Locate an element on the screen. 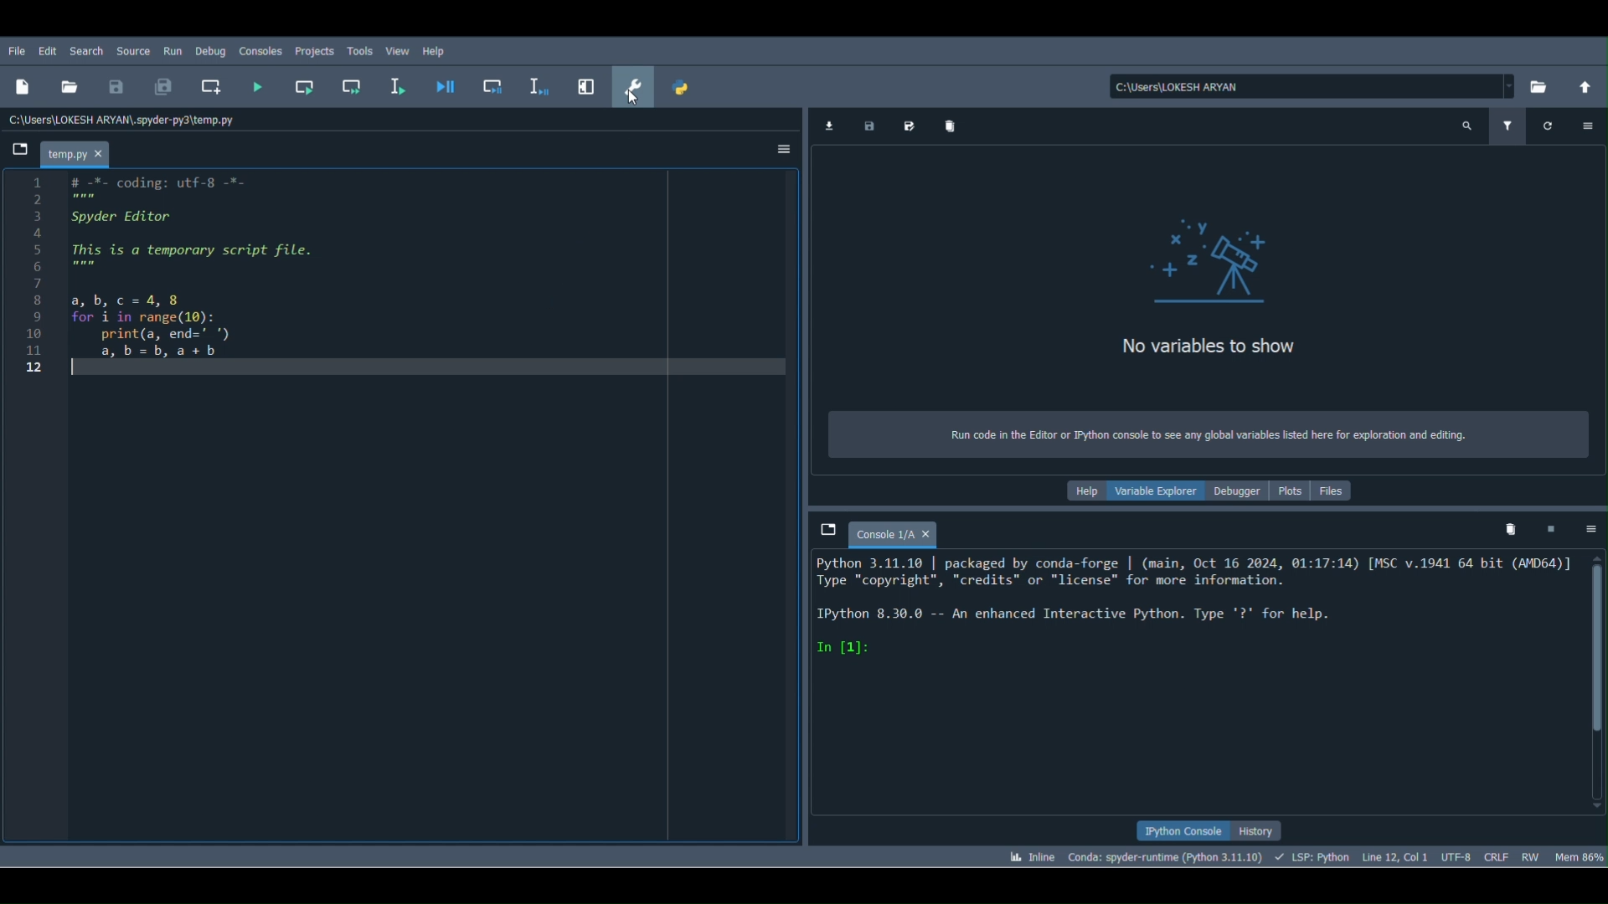 Image resolution: width=1608 pixels, height=904 pixels. New file (Ctrl + N) is located at coordinates (22, 90).